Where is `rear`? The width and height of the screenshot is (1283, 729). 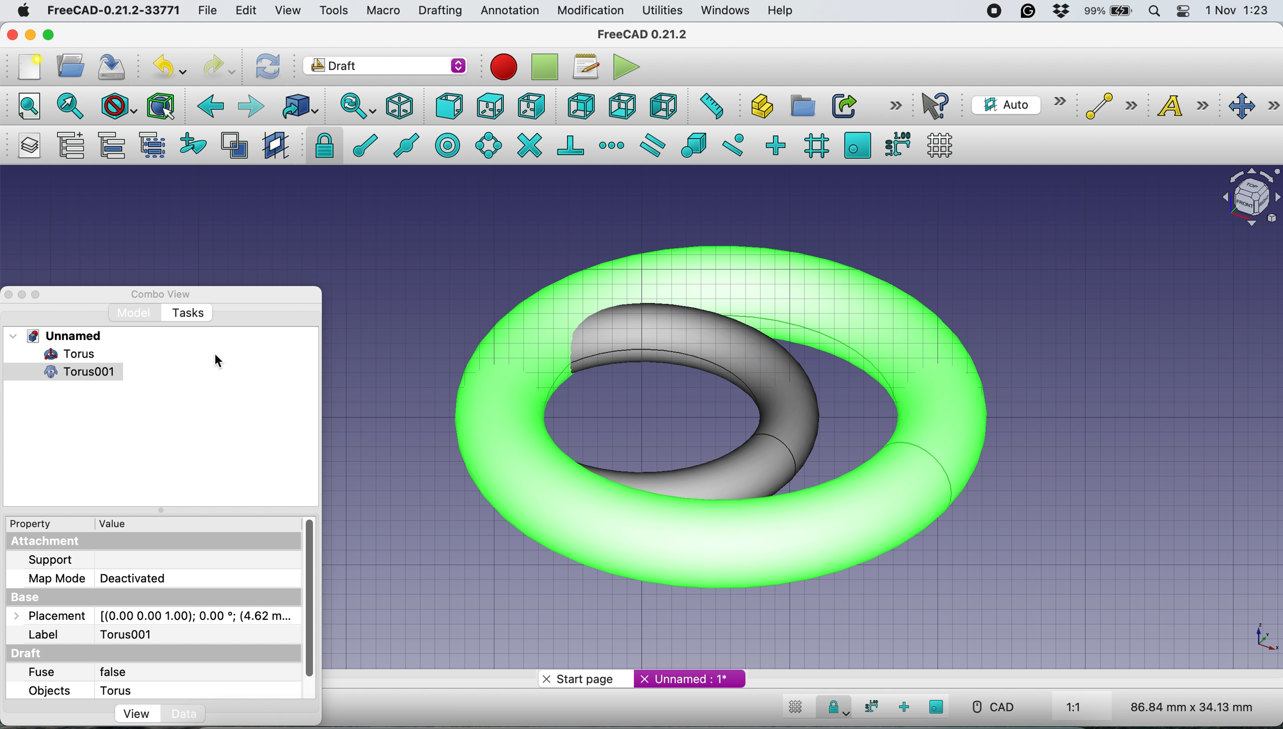 rear is located at coordinates (579, 107).